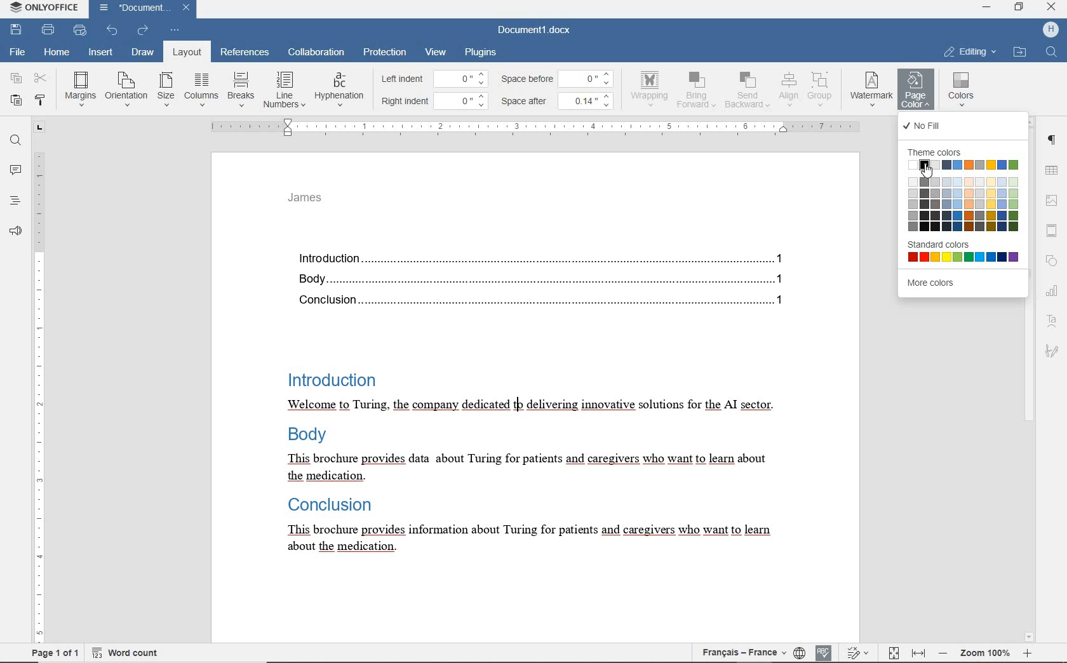  What do you see at coordinates (384, 51) in the screenshot?
I see `protection` at bounding box center [384, 51].